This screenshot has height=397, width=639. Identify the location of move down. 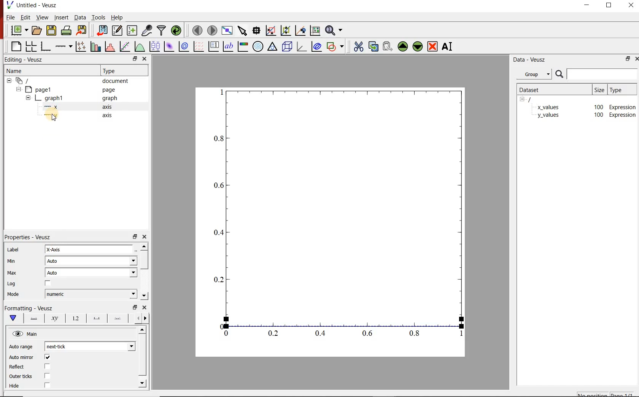
(144, 295).